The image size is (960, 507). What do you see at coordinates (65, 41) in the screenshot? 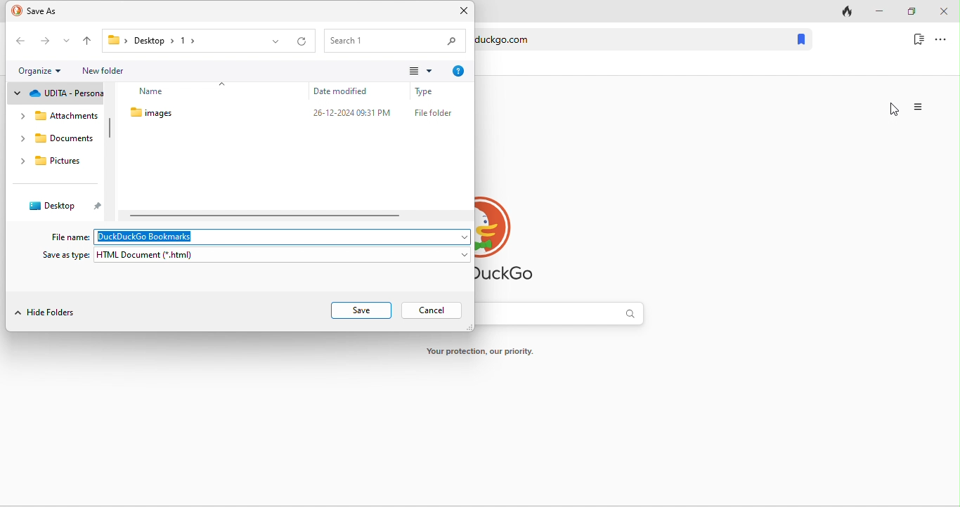
I see `recent location` at bounding box center [65, 41].